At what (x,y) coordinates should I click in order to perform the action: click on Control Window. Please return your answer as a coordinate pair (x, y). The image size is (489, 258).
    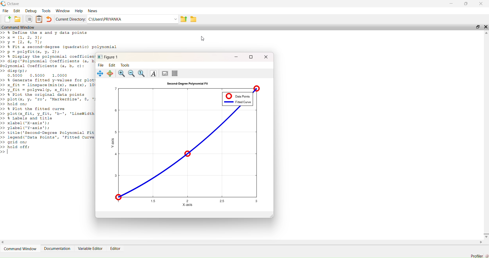
    Looking at the image, I should click on (19, 27).